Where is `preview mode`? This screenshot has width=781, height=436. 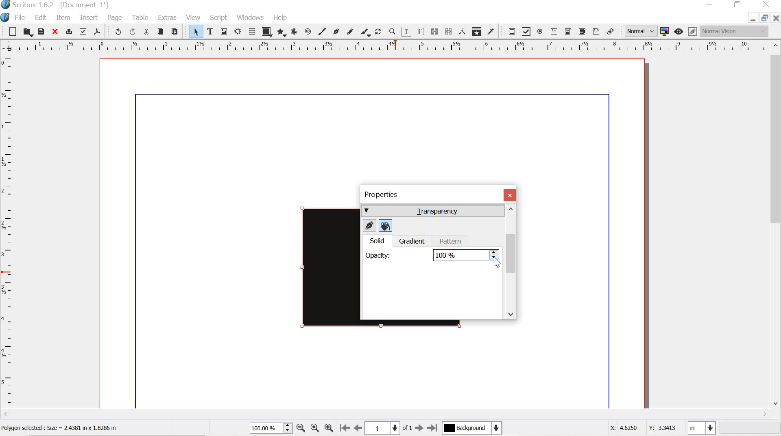 preview mode is located at coordinates (678, 31).